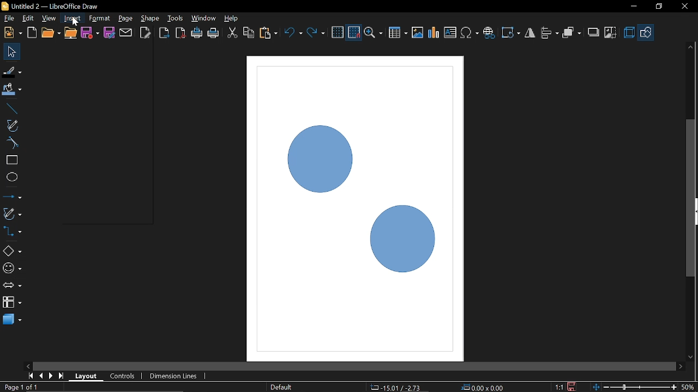  Describe the element at coordinates (636, 386) in the screenshot. I see `Change zoom` at that location.